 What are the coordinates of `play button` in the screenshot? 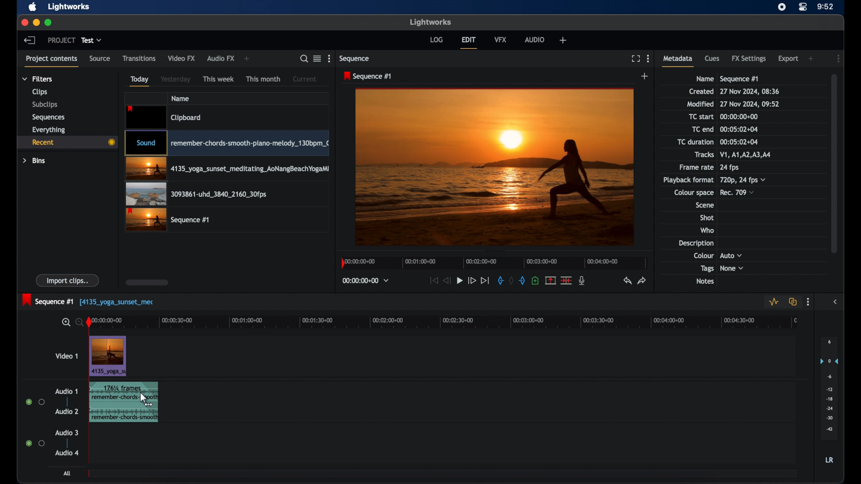 It's located at (460, 280).